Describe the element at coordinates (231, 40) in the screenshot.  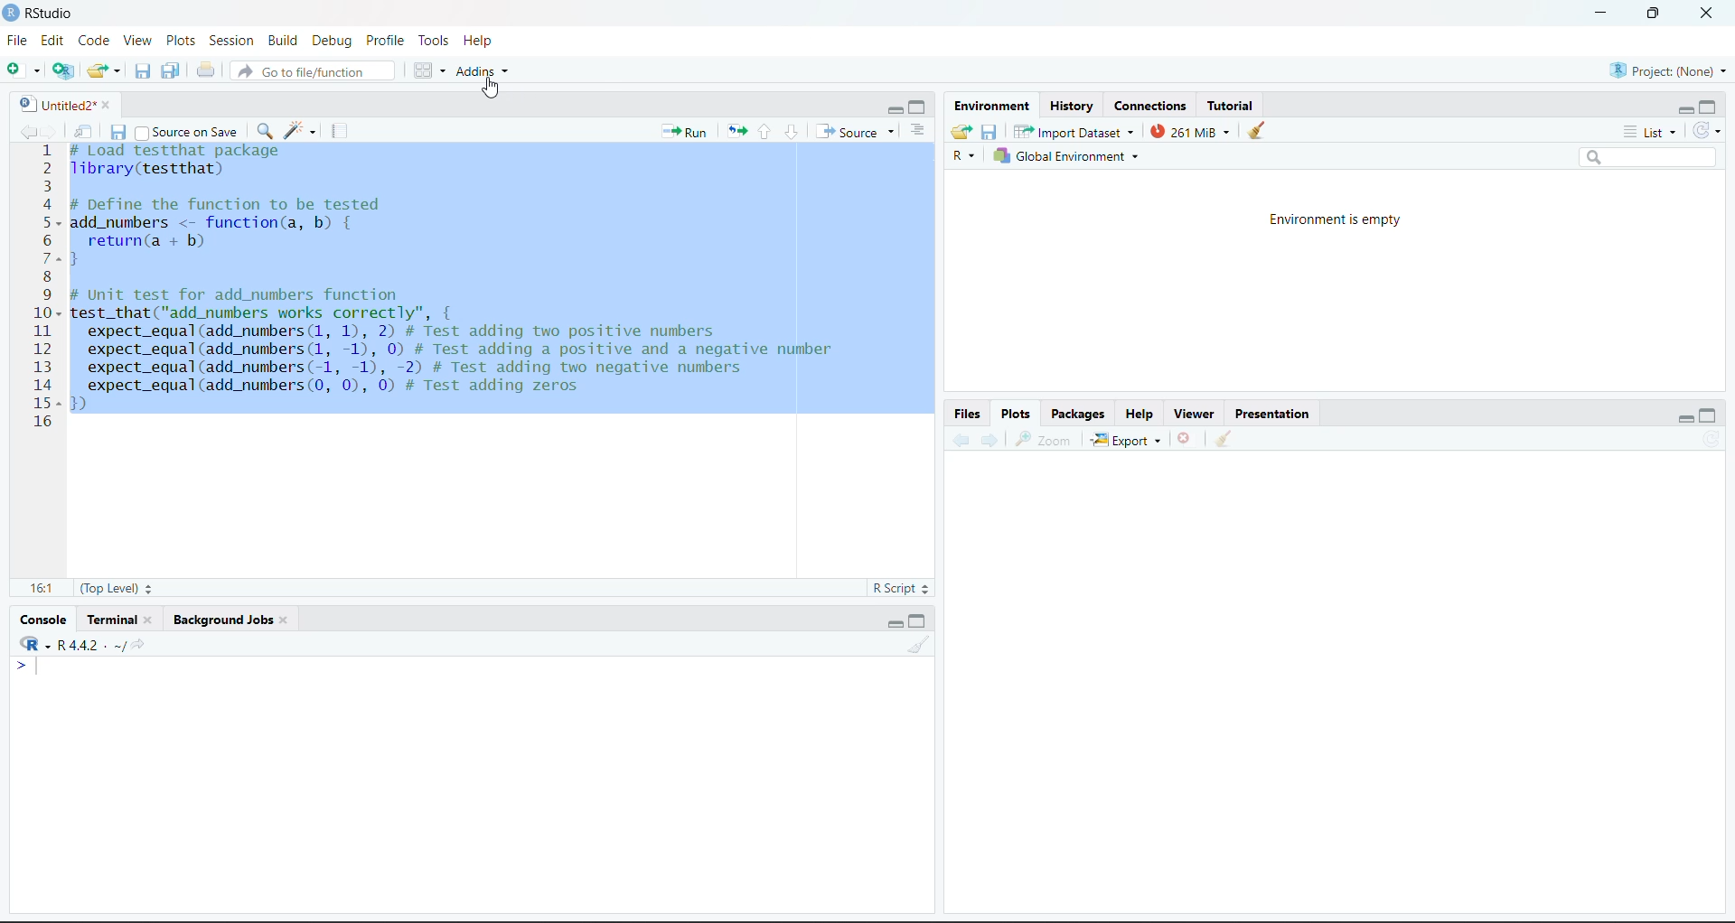
I see `Session` at that location.